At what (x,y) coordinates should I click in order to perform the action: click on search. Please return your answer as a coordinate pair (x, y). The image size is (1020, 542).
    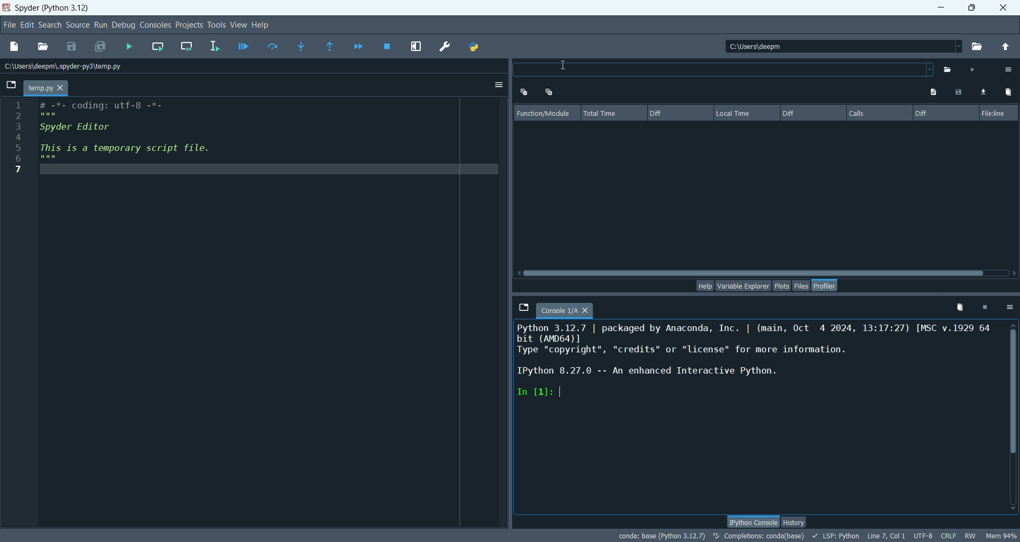
    Looking at the image, I should click on (49, 26).